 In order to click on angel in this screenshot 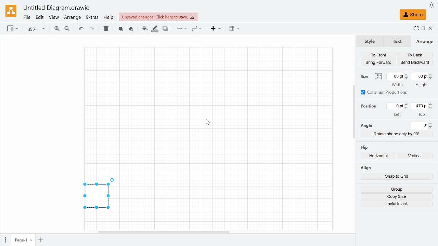, I will do `click(366, 126)`.